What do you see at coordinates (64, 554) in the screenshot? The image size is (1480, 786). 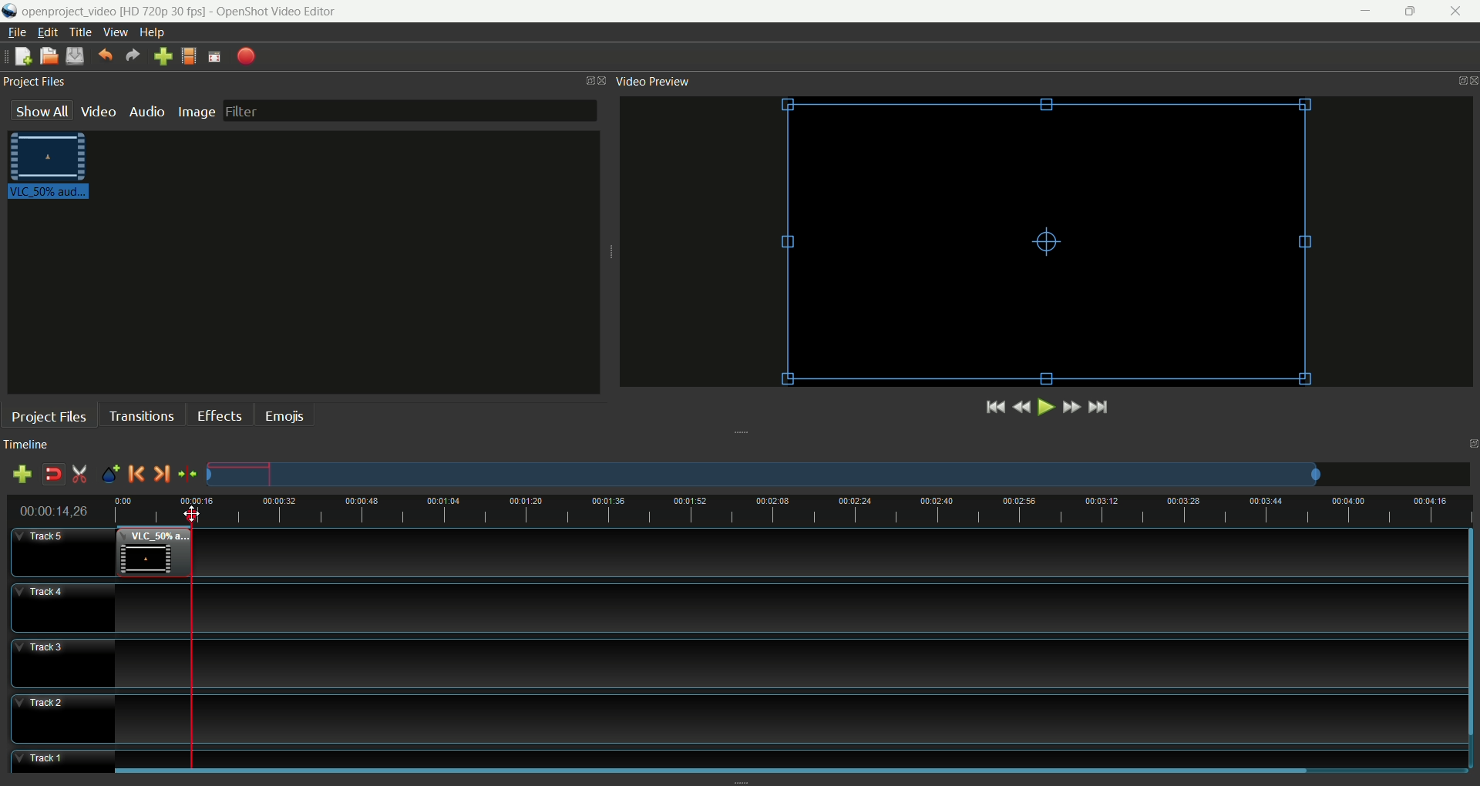 I see `track5` at bounding box center [64, 554].